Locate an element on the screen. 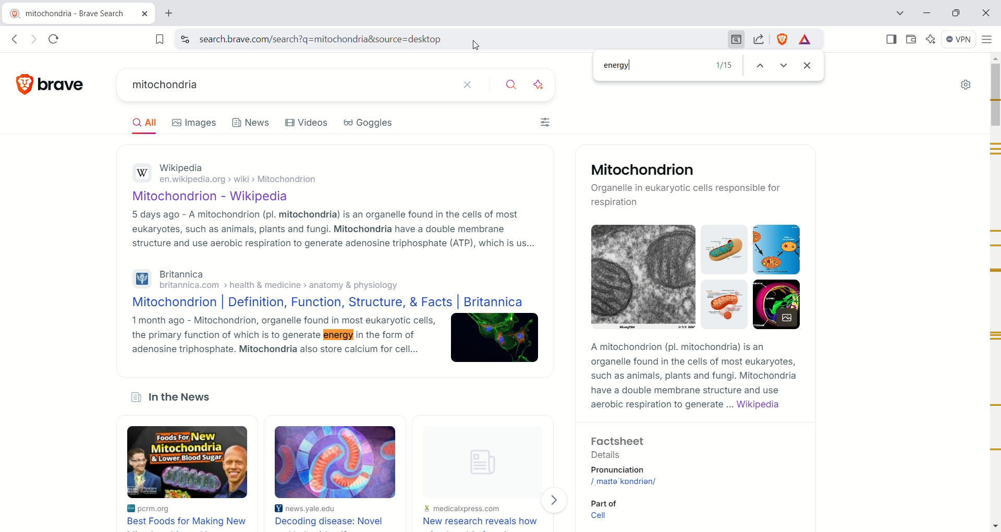  wallet is located at coordinates (911, 40).